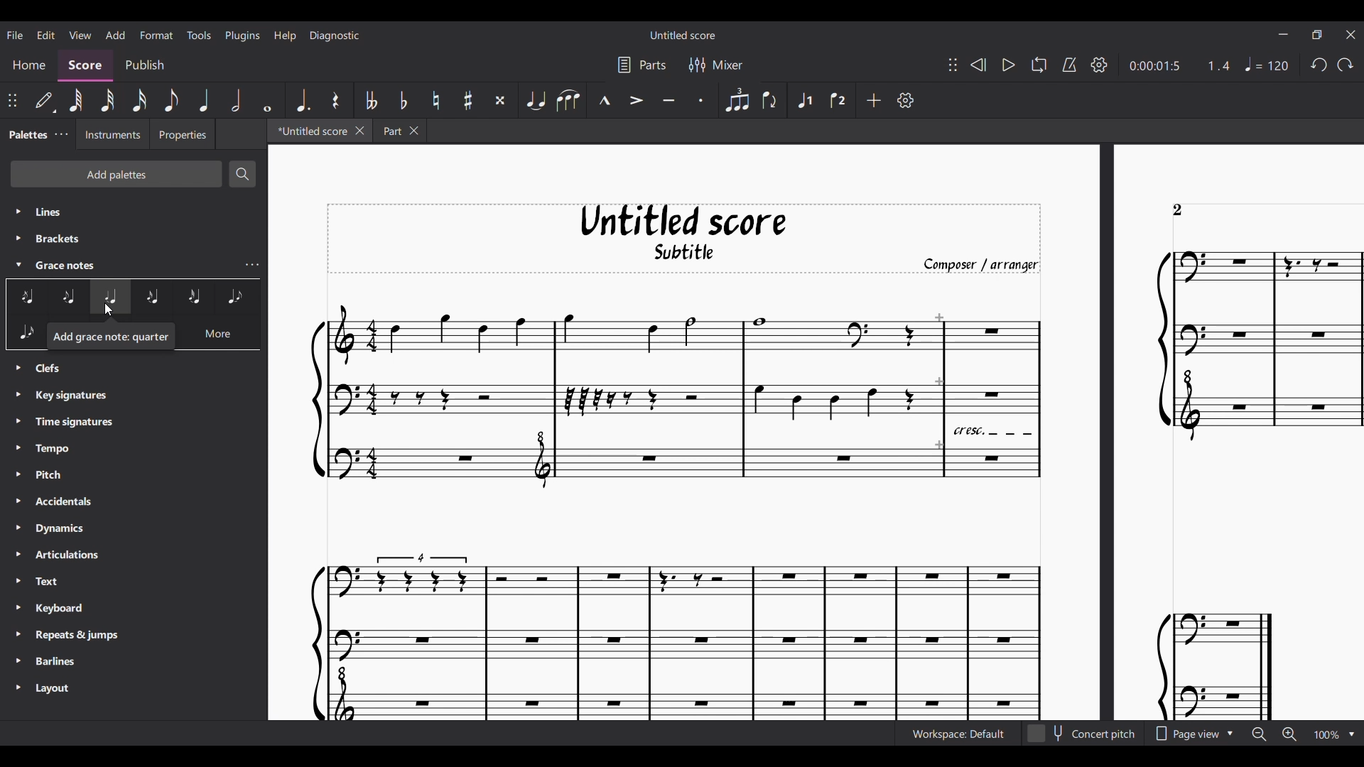  I want to click on Staccato, so click(702, 99).